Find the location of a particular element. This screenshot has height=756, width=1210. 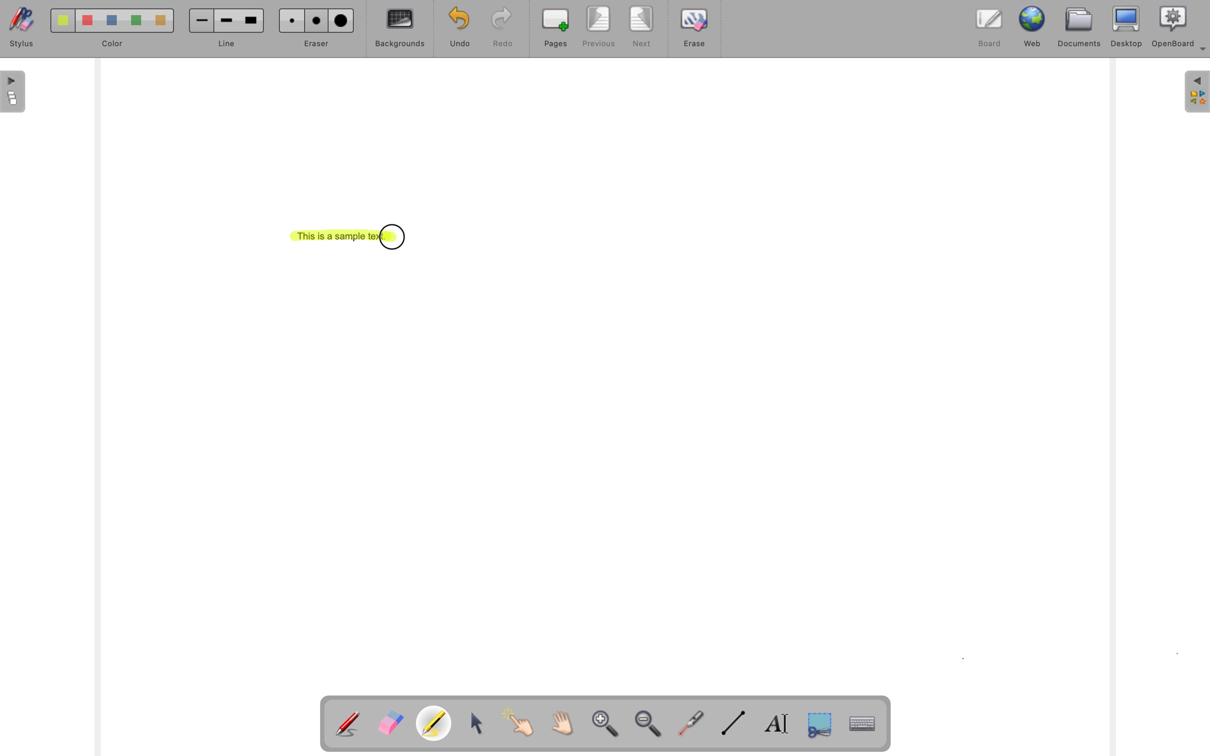

Highlight is located at coordinates (437, 721).